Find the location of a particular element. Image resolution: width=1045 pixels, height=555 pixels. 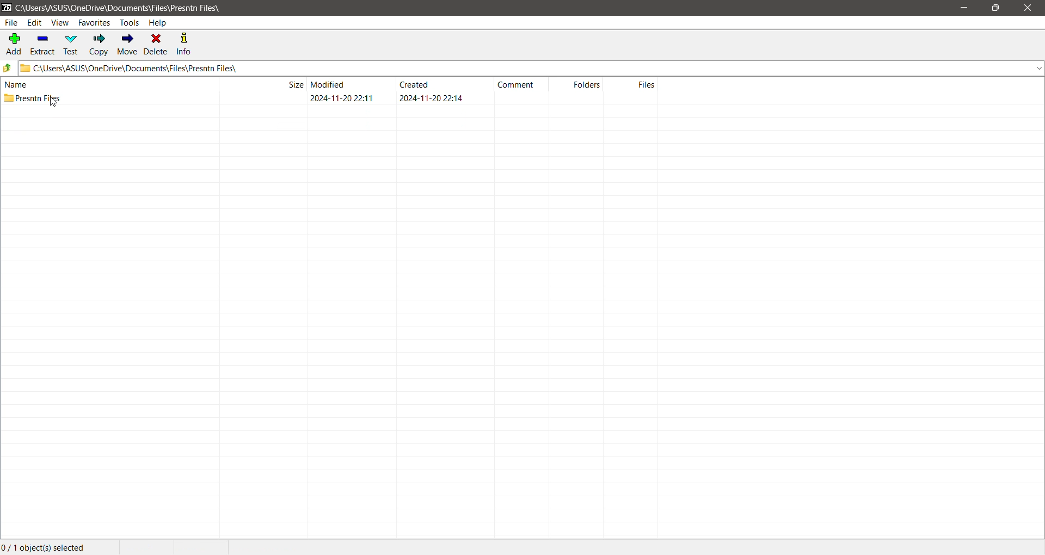

files is located at coordinates (647, 84).